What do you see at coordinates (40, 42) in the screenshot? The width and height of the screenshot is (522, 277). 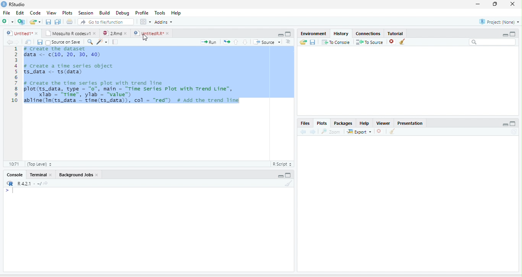 I see `Save current document` at bounding box center [40, 42].